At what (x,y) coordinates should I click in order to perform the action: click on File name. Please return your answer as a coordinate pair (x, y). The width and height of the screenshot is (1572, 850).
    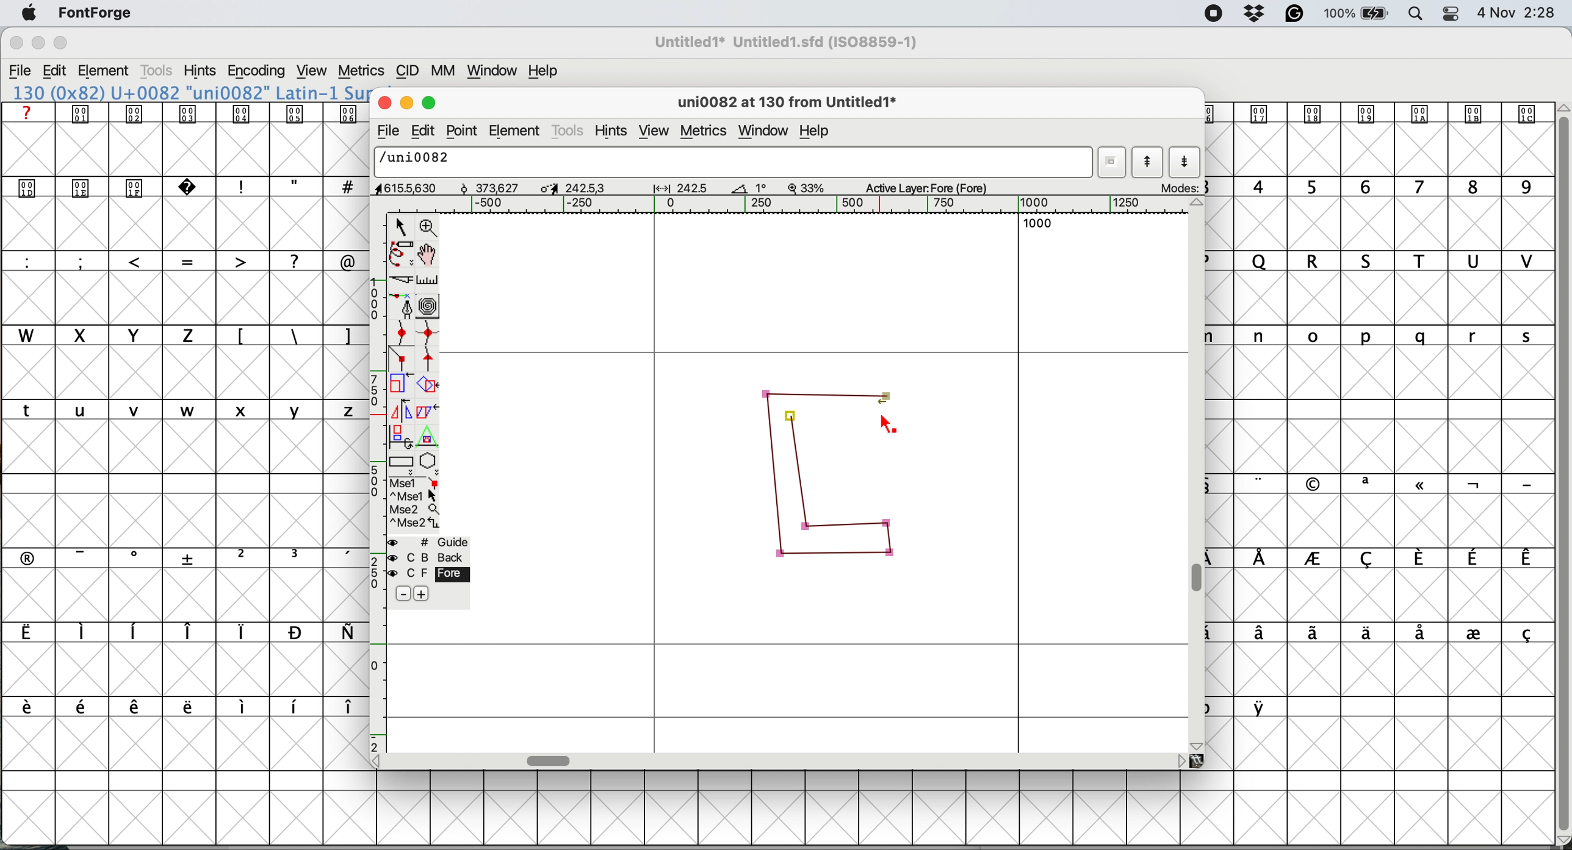
    Looking at the image, I should click on (782, 42).